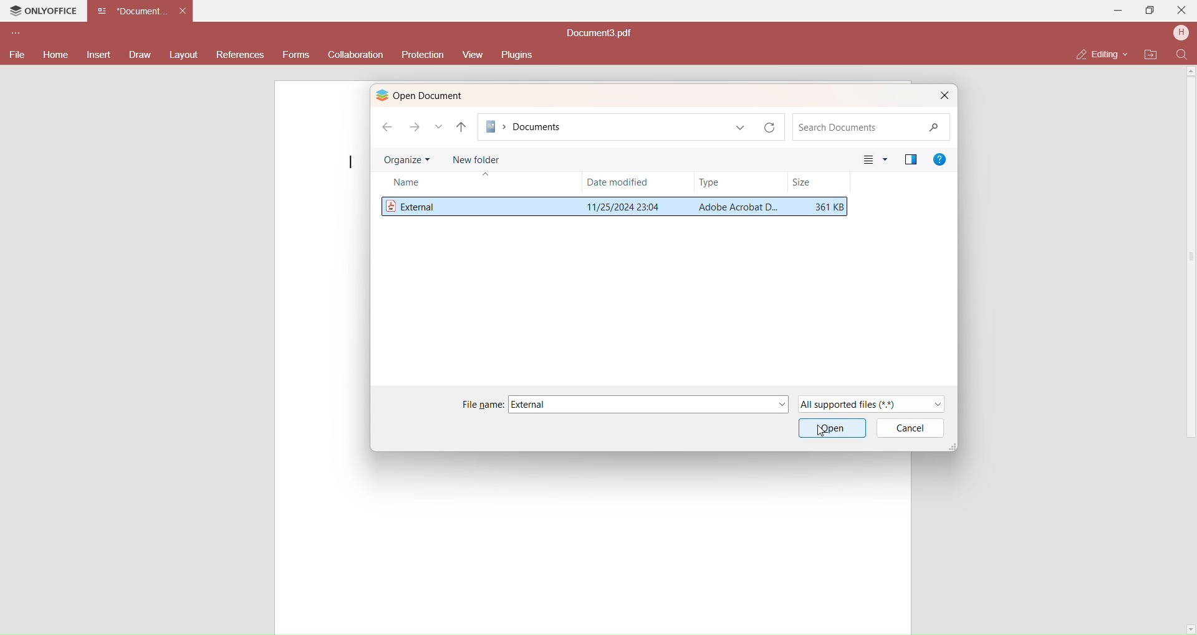  Describe the element at coordinates (54, 55) in the screenshot. I see `Home` at that location.